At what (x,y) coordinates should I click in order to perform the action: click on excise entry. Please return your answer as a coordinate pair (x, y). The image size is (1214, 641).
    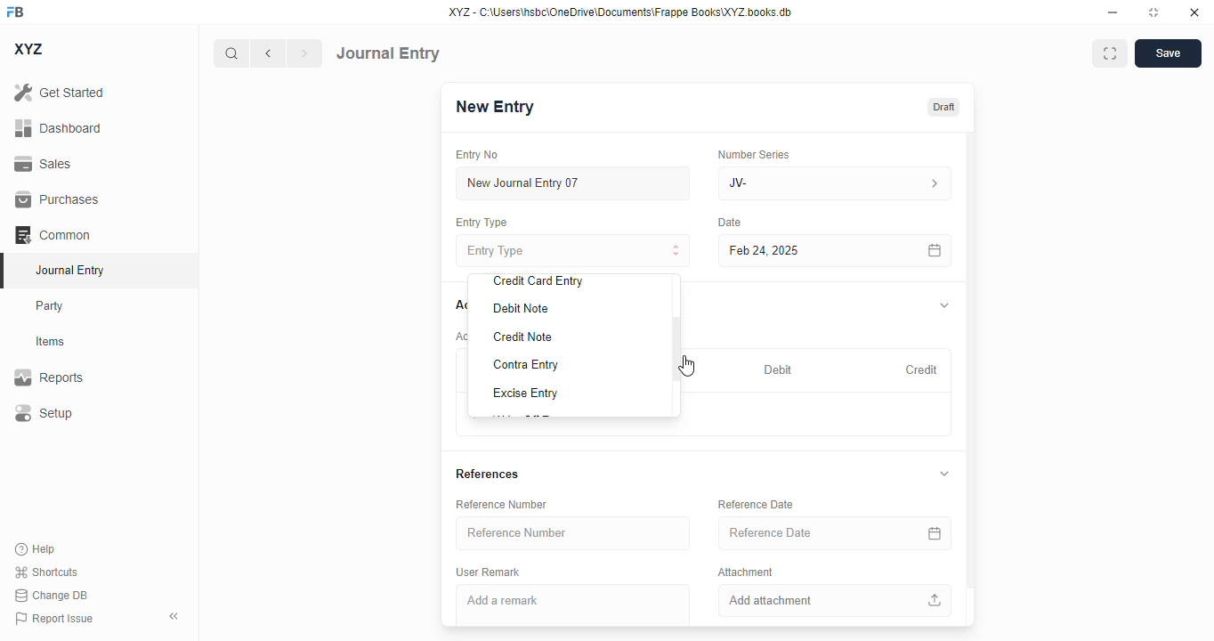
    Looking at the image, I should click on (525, 394).